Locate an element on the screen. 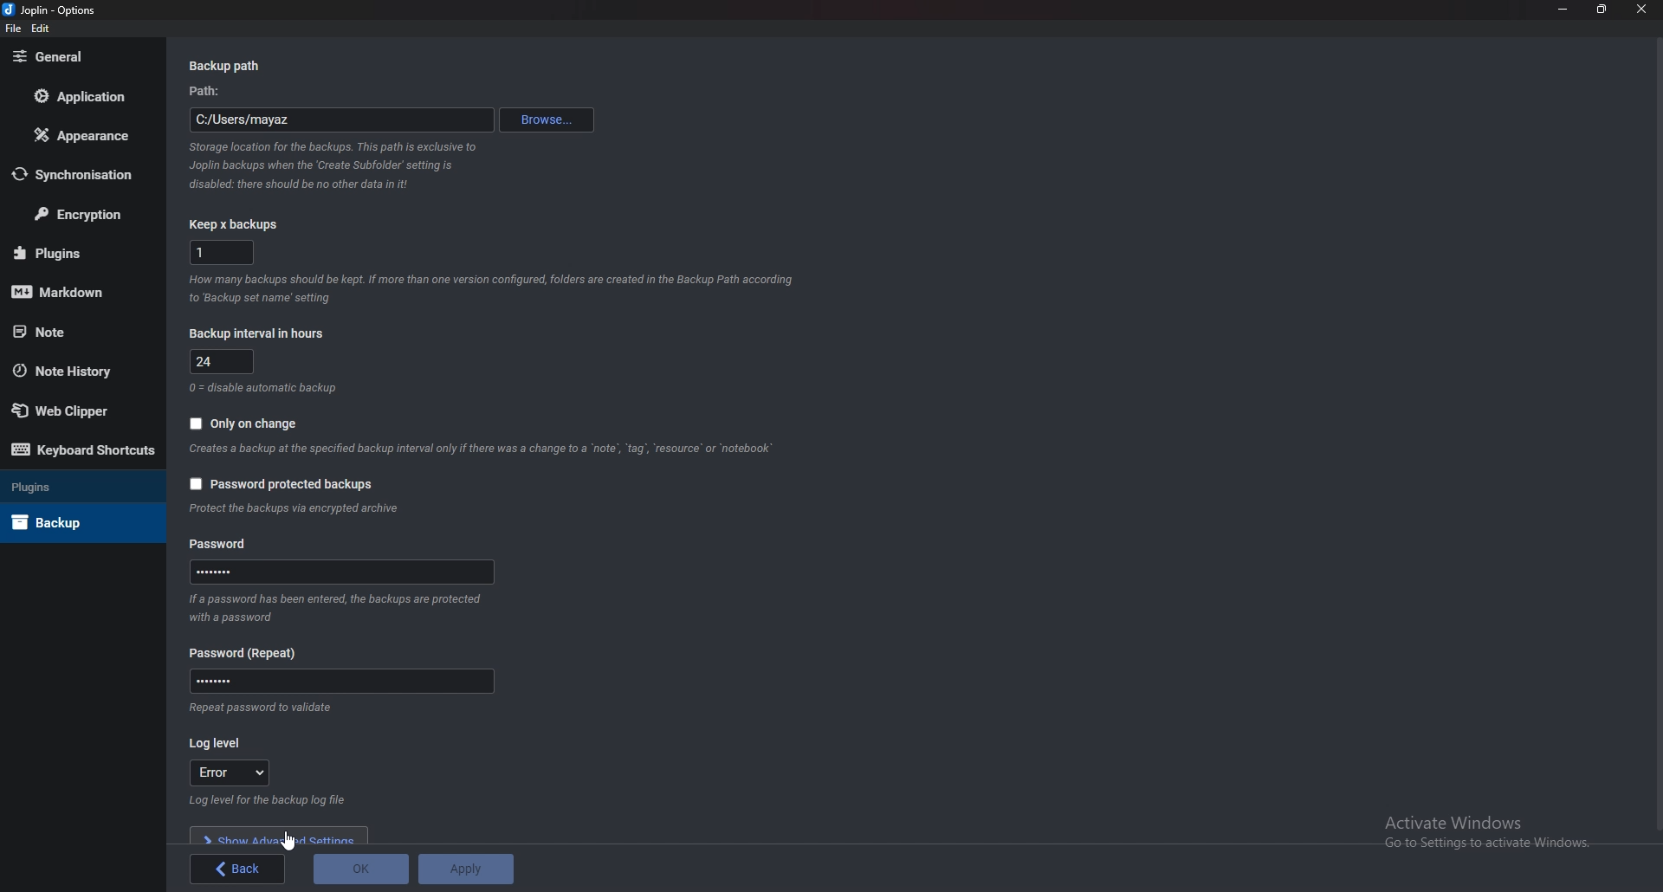 Image resolution: width=1663 pixels, height=892 pixels. close is located at coordinates (1644, 9).